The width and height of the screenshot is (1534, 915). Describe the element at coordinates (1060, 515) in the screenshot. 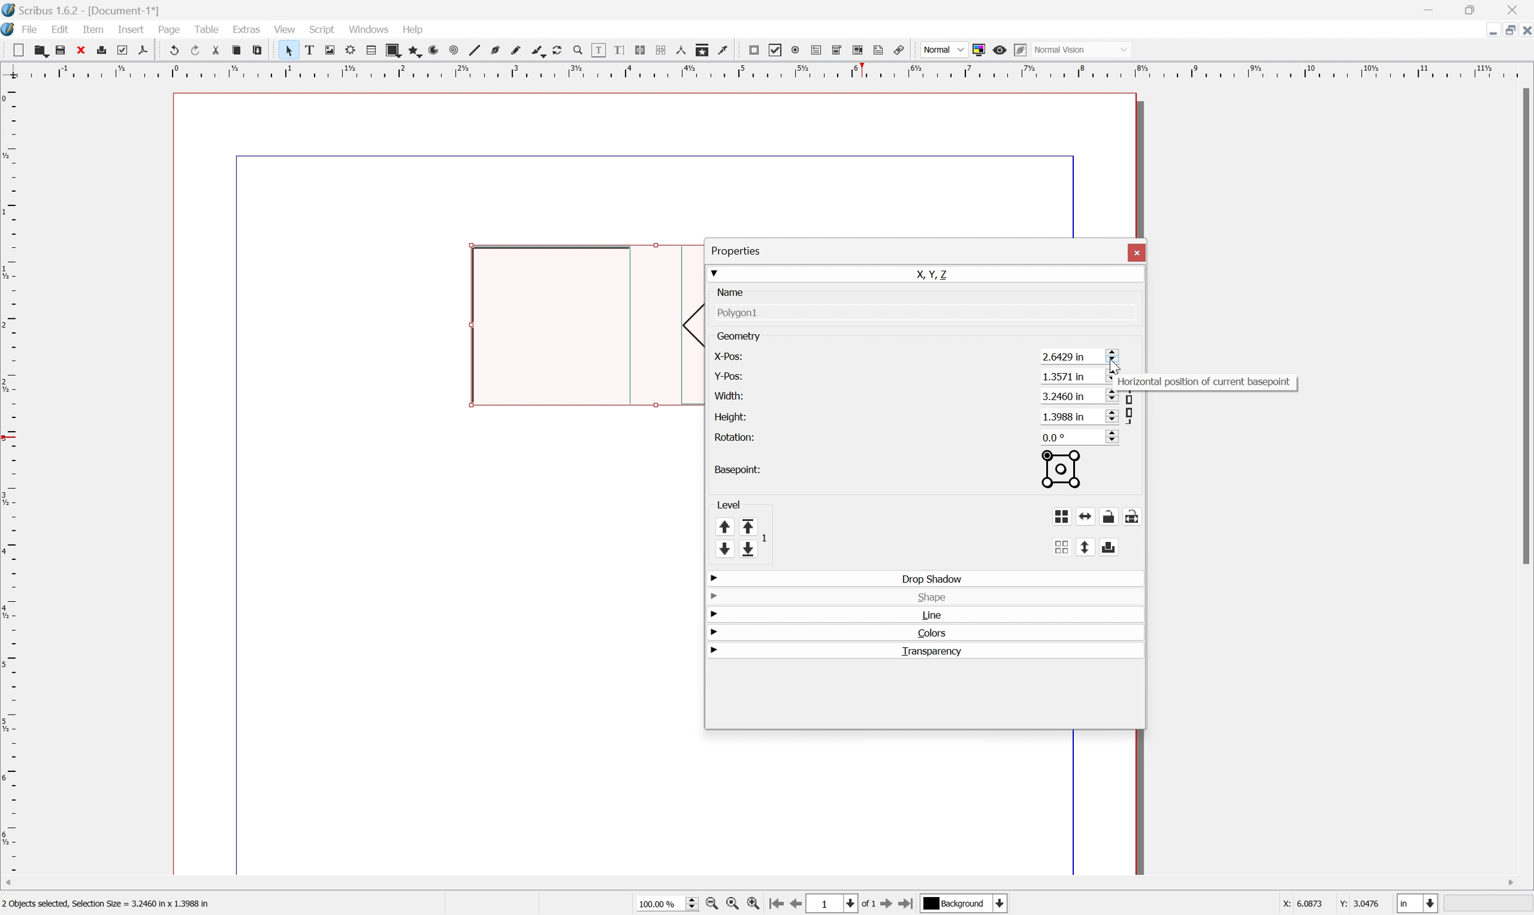

I see `group object` at that location.